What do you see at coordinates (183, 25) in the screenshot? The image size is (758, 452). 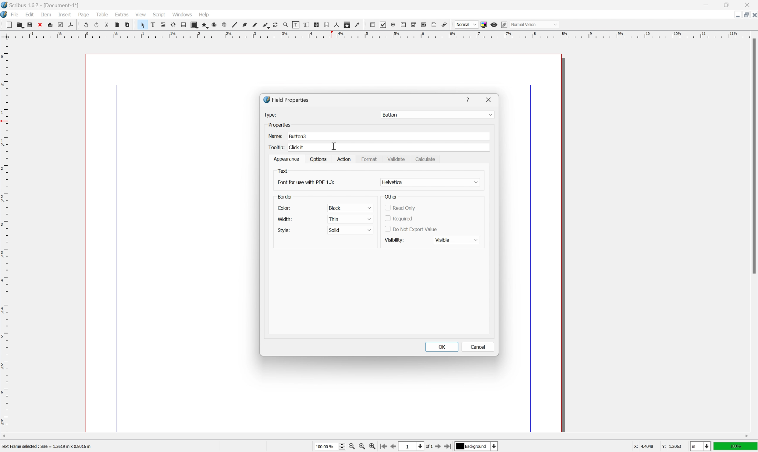 I see `table` at bounding box center [183, 25].